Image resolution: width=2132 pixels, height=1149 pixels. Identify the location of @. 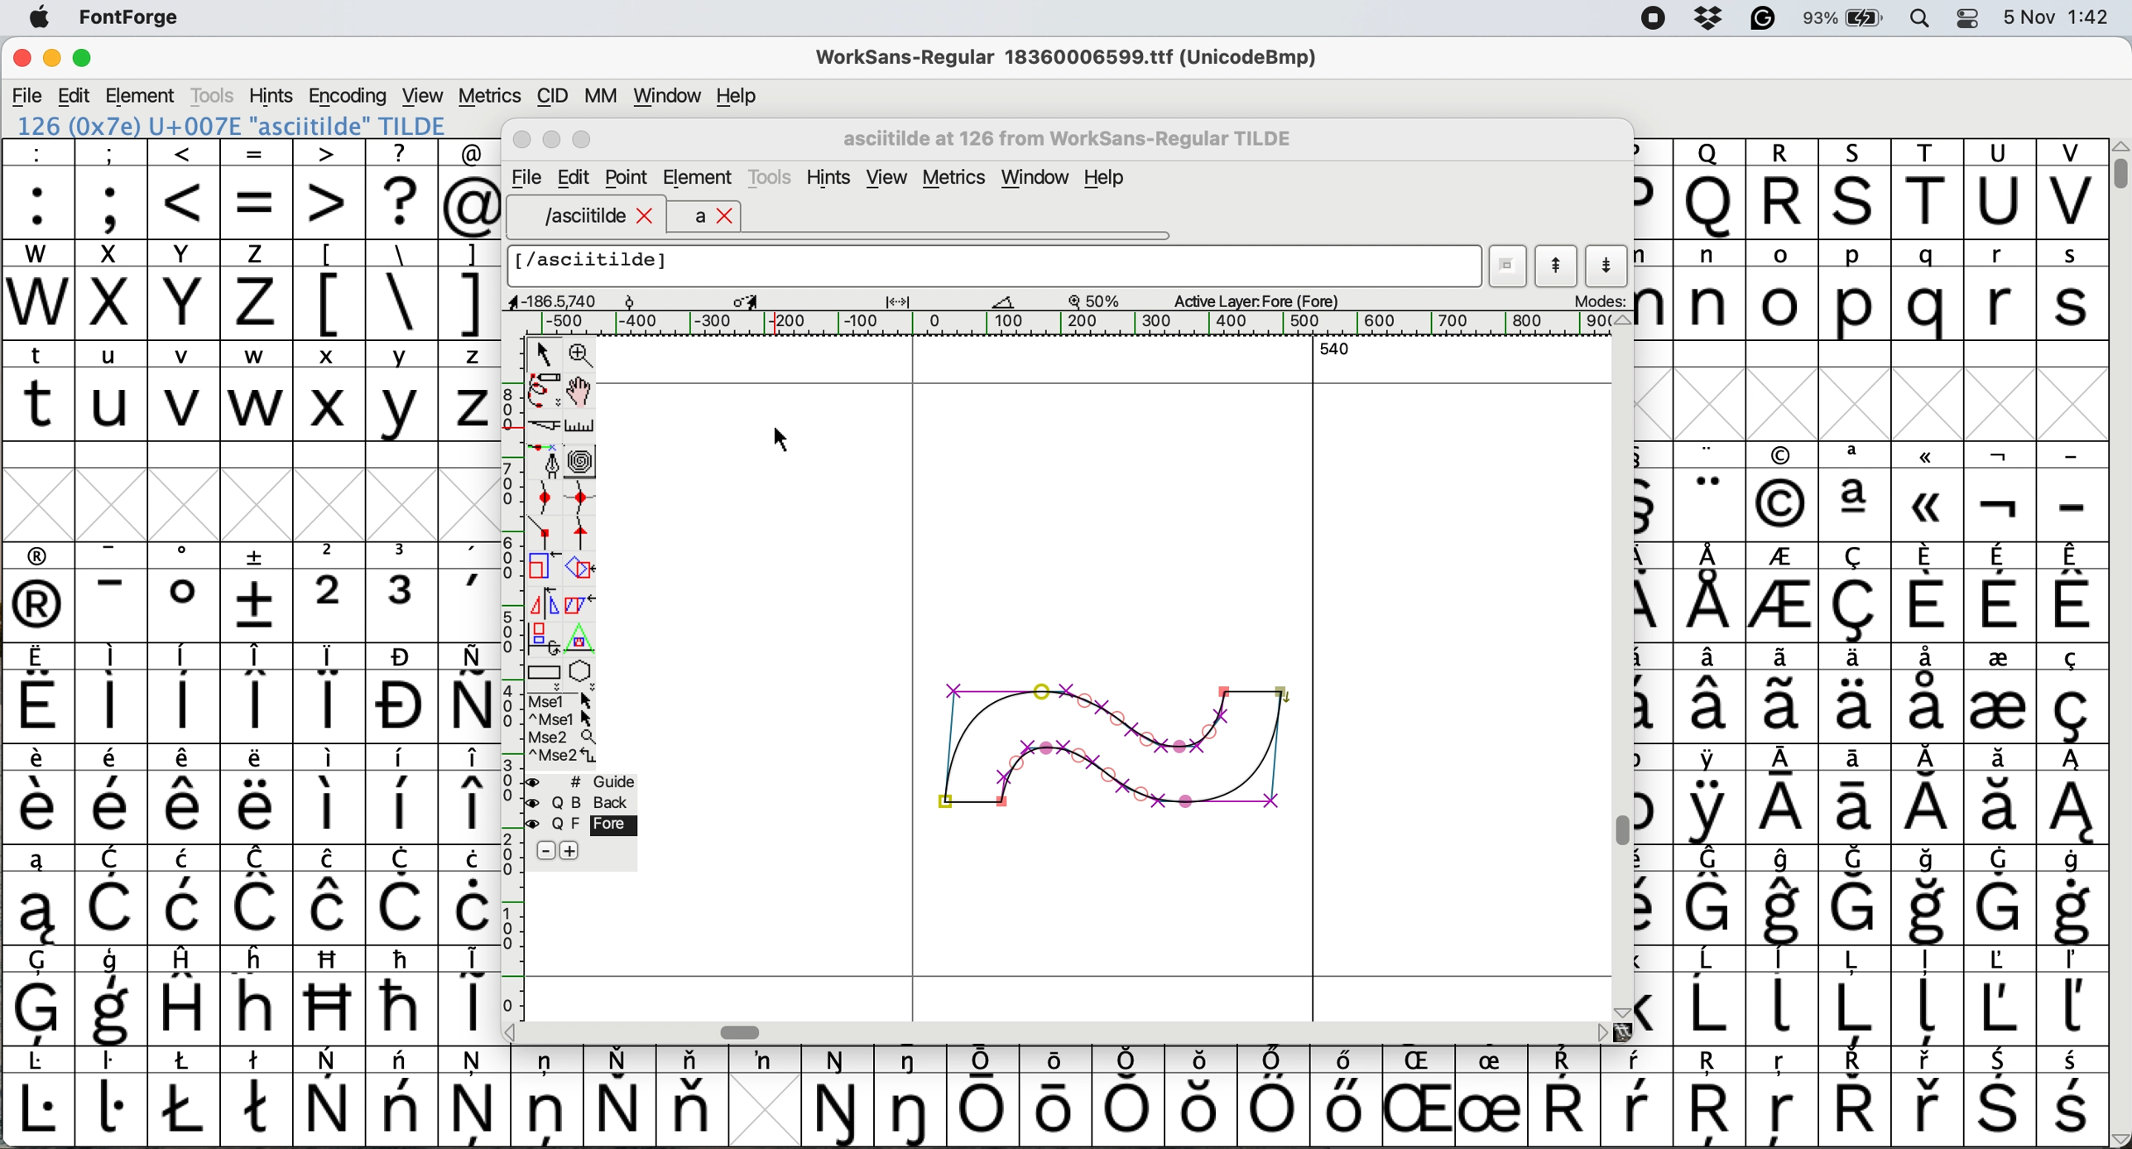
(471, 190).